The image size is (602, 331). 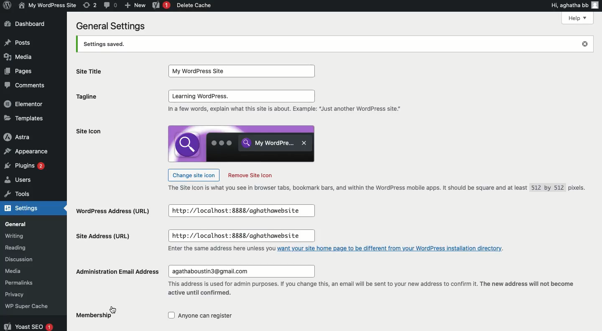 I want to click on Site icon, so click(x=106, y=130).